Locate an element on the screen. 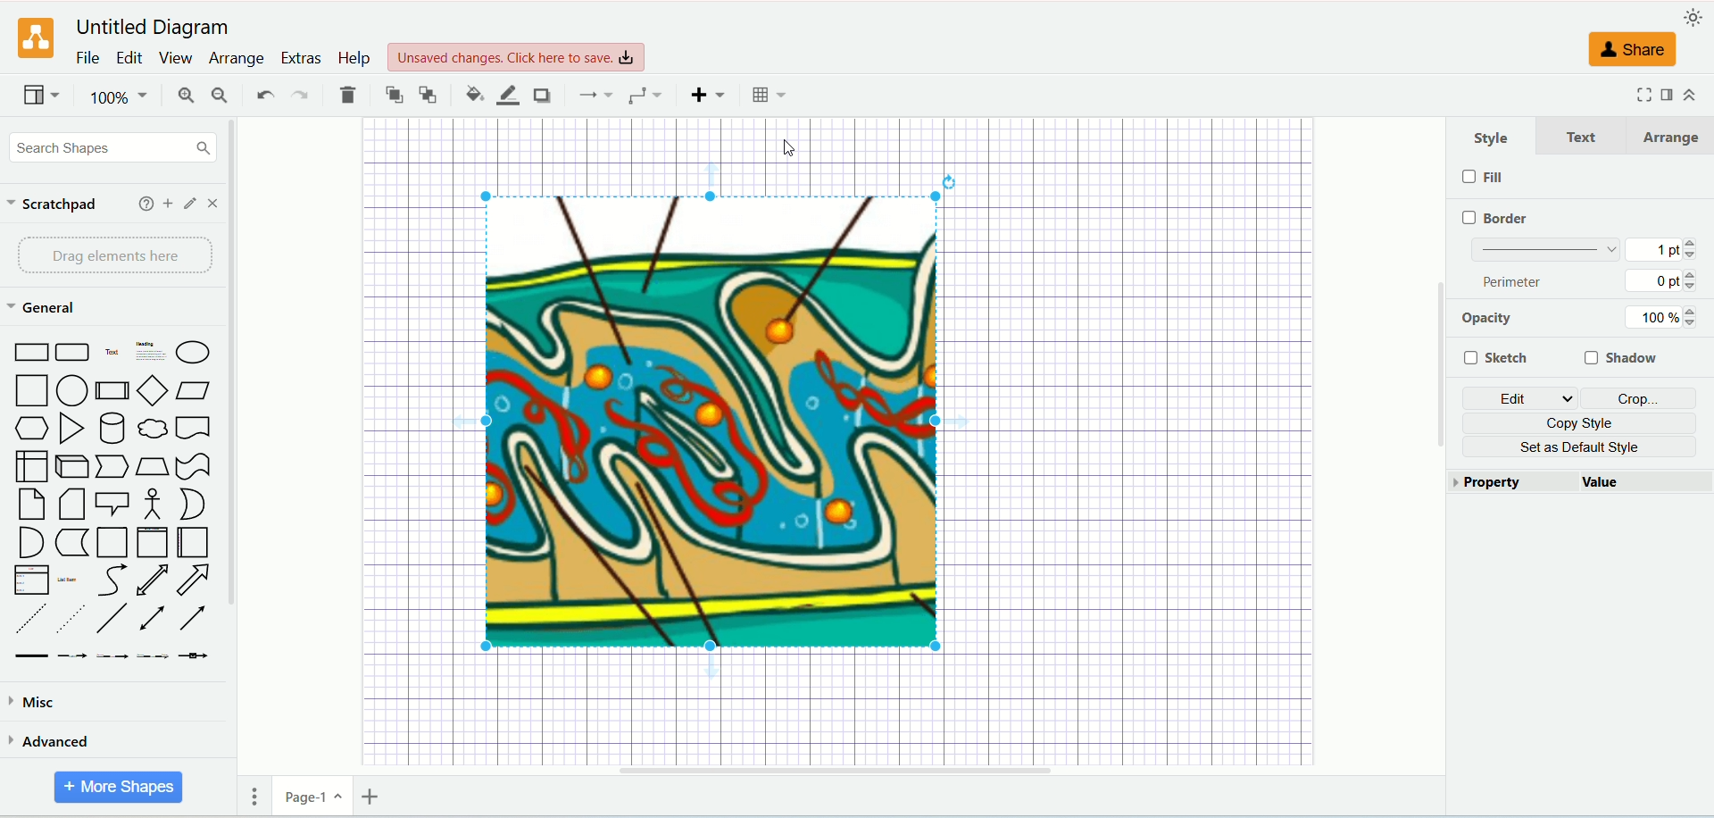 This screenshot has width=1714, height=818. delete is located at coordinates (347, 96).